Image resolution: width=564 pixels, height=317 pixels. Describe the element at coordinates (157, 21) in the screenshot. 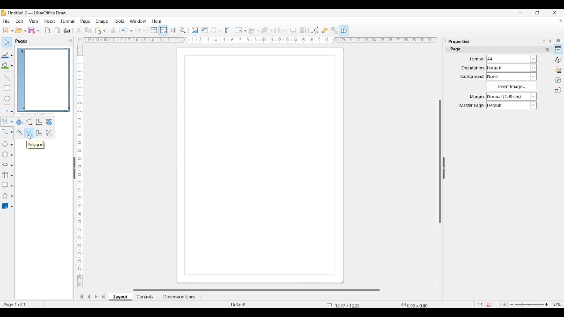

I see `Help` at that location.